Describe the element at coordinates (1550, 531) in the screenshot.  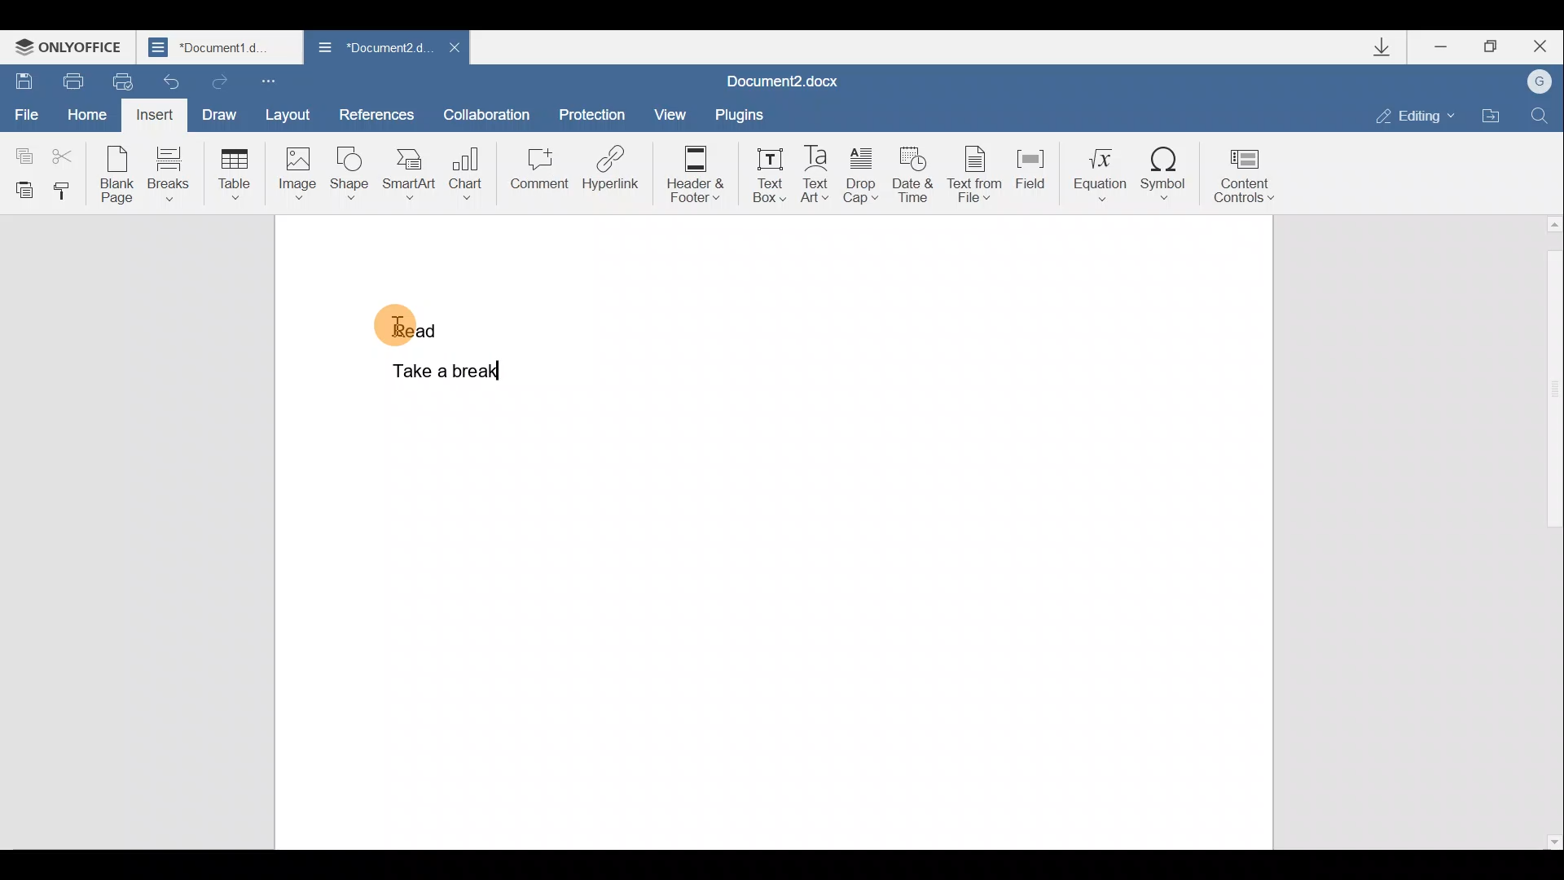
I see `Scroll bar` at that location.